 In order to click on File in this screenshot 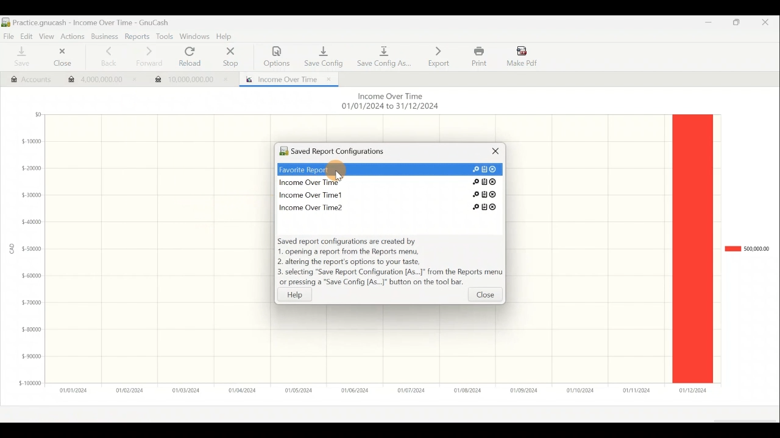, I will do `click(9, 35)`.